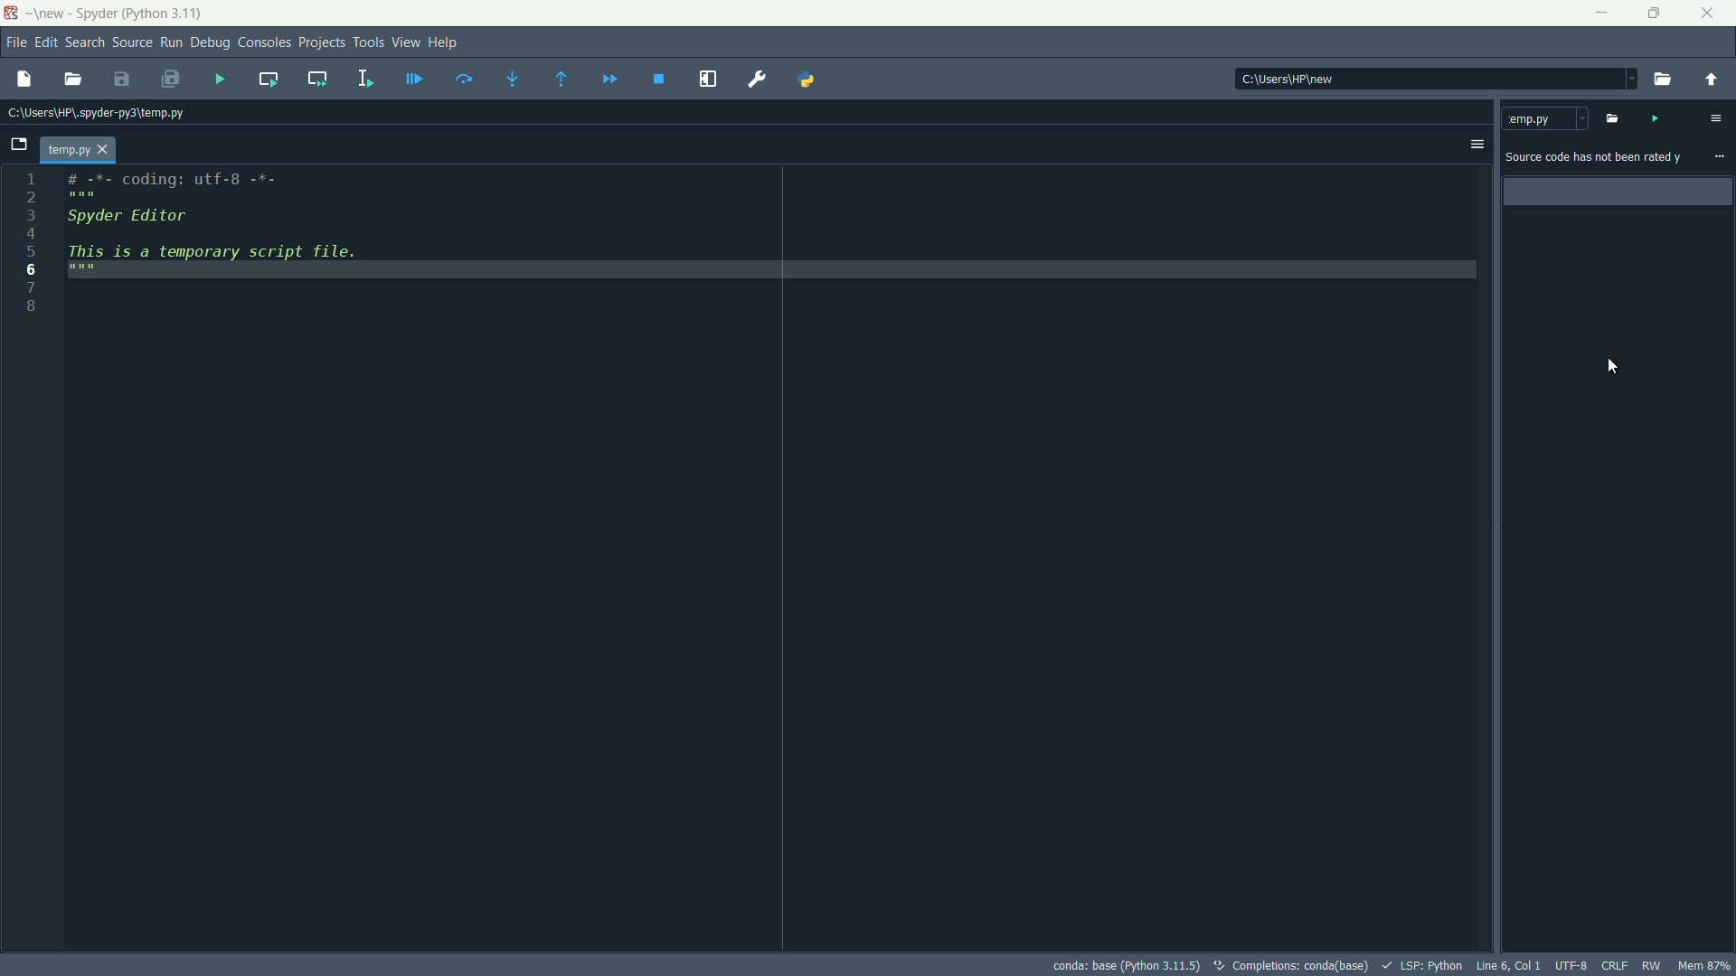 The height and width of the screenshot is (976, 1736). What do you see at coordinates (85, 45) in the screenshot?
I see `search menu` at bounding box center [85, 45].